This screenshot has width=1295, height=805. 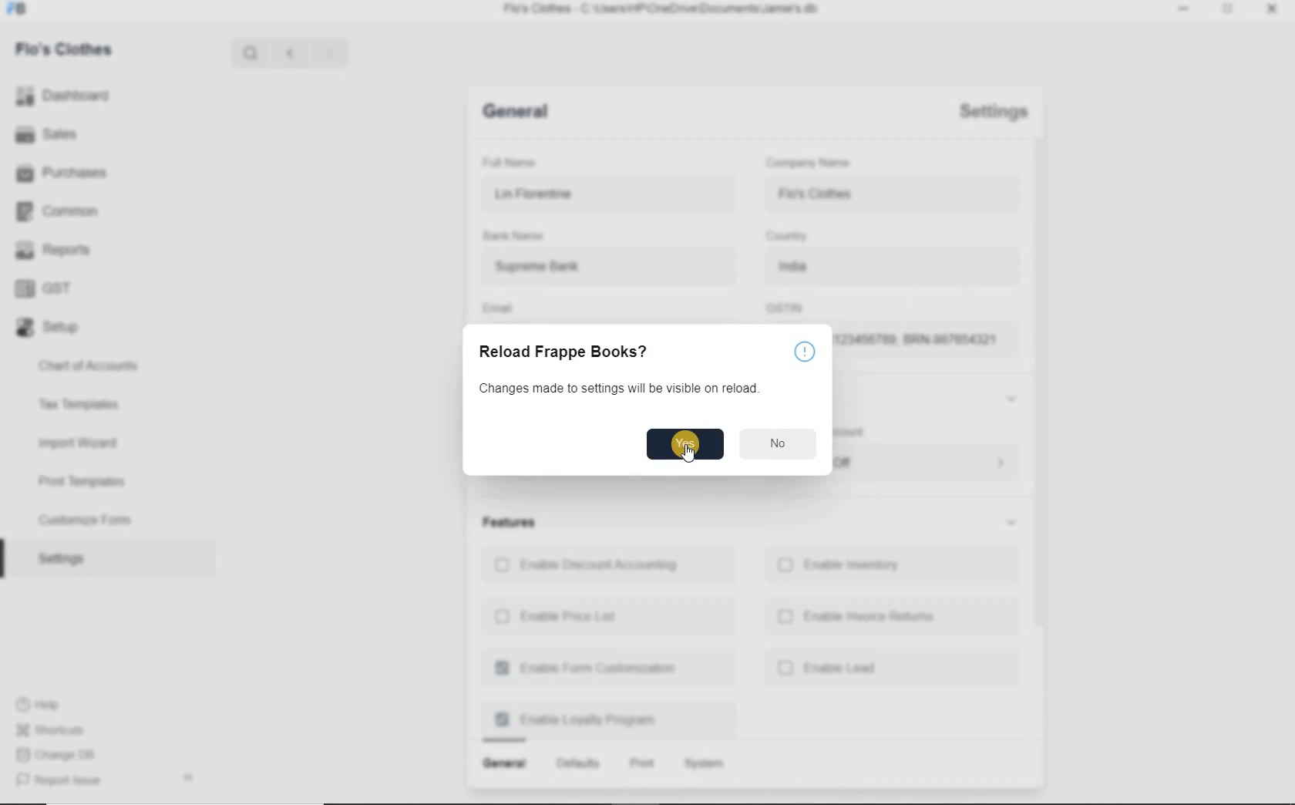 What do you see at coordinates (684, 443) in the screenshot?
I see `yes` at bounding box center [684, 443].